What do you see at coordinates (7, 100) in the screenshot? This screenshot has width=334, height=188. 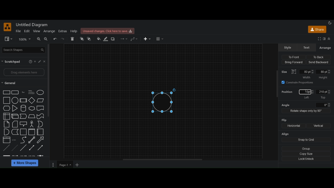 I see `Square` at bounding box center [7, 100].